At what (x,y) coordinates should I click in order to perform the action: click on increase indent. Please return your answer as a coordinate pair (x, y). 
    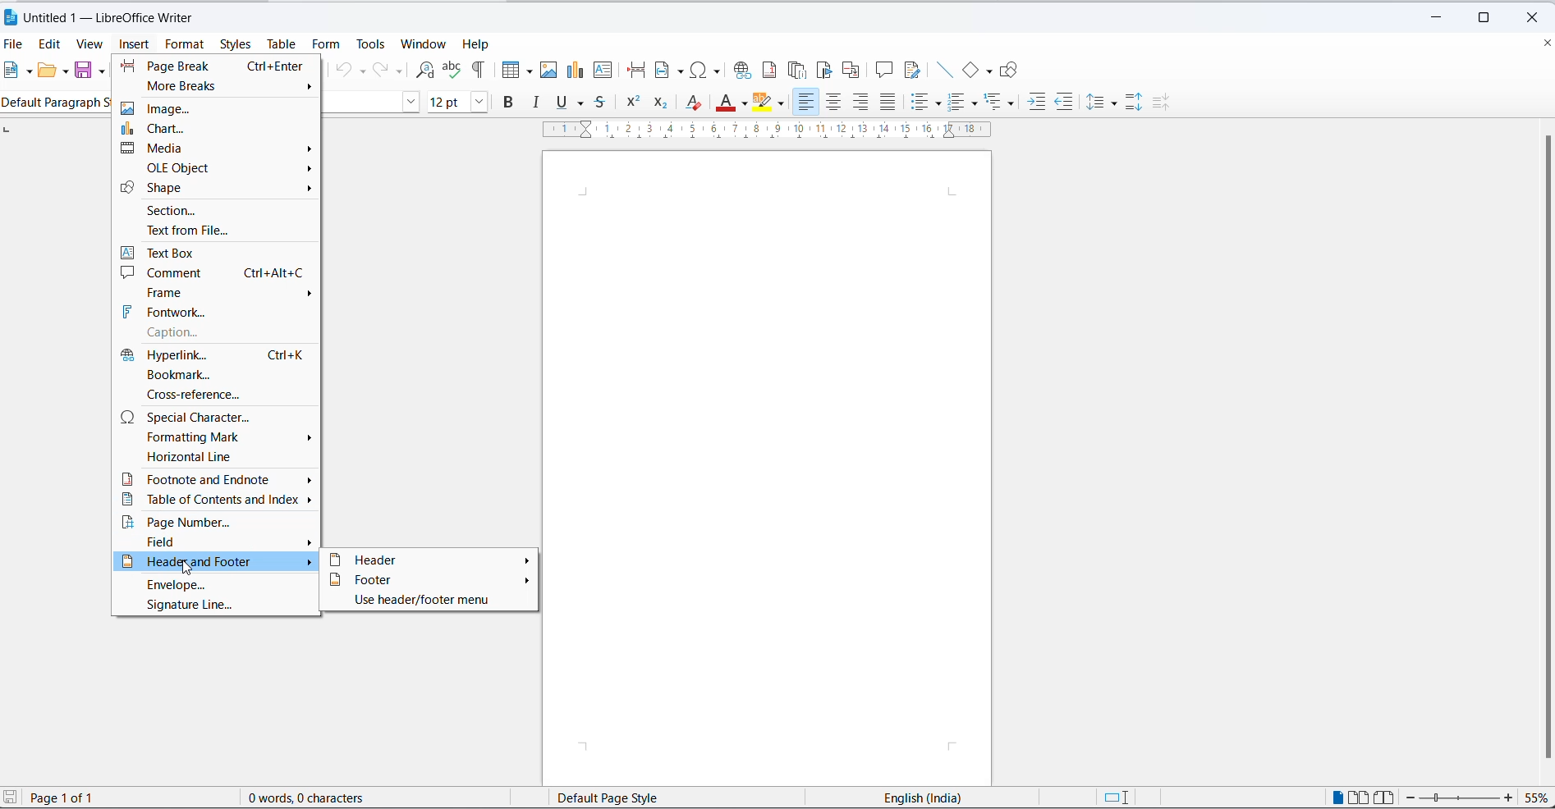
    Looking at the image, I should click on (1037, 103).